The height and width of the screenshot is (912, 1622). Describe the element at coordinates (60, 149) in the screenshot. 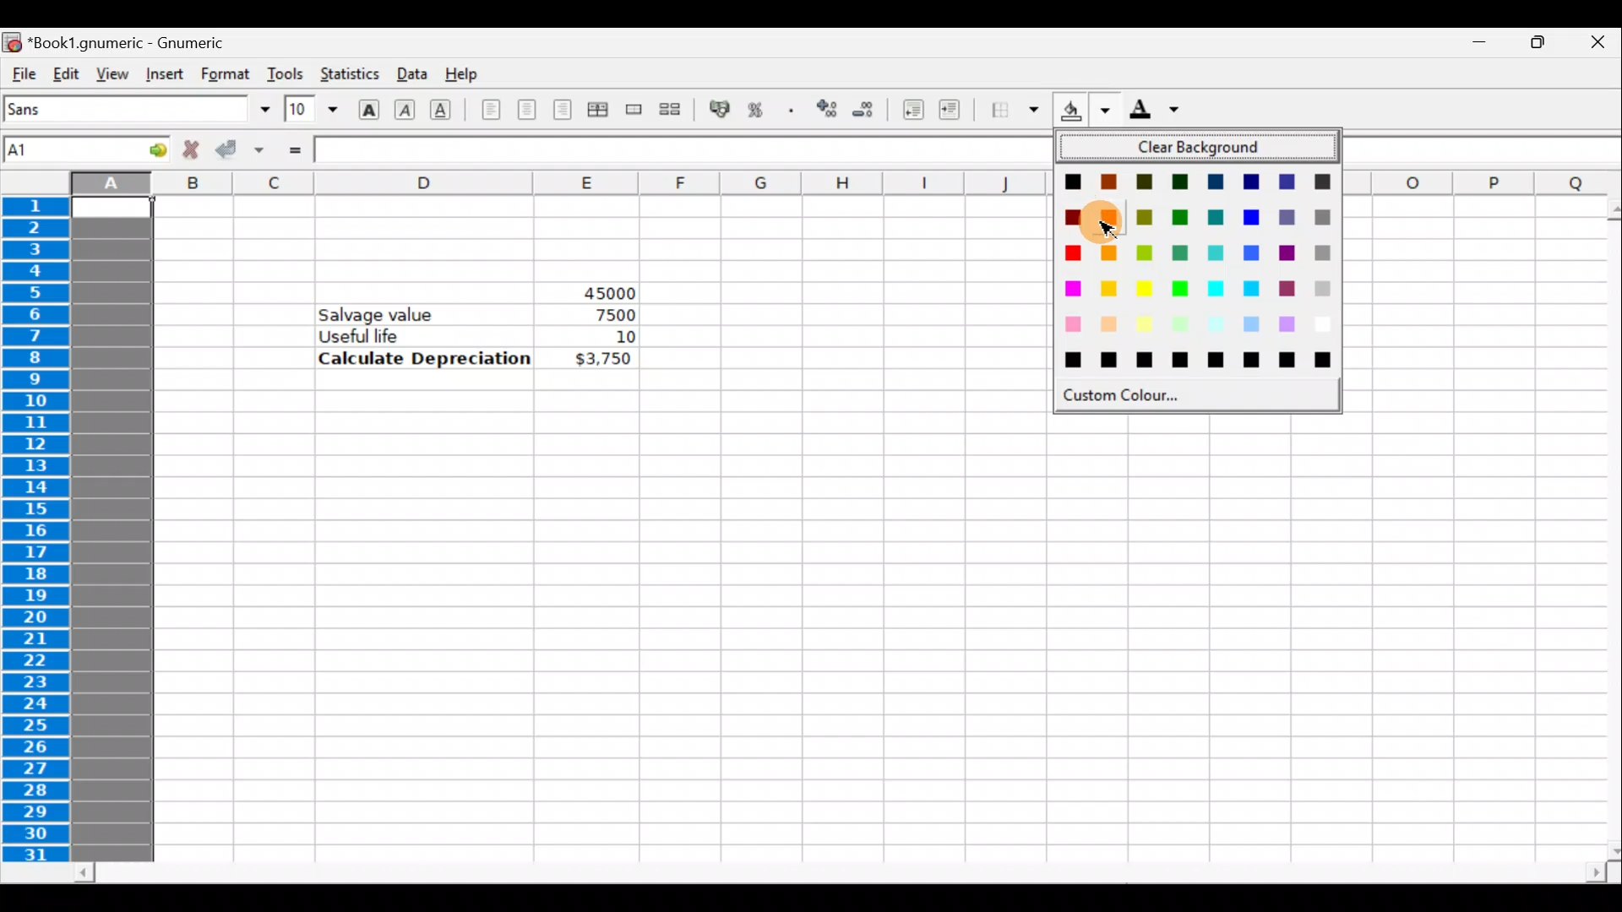

I see `Cell name A1` at that location.